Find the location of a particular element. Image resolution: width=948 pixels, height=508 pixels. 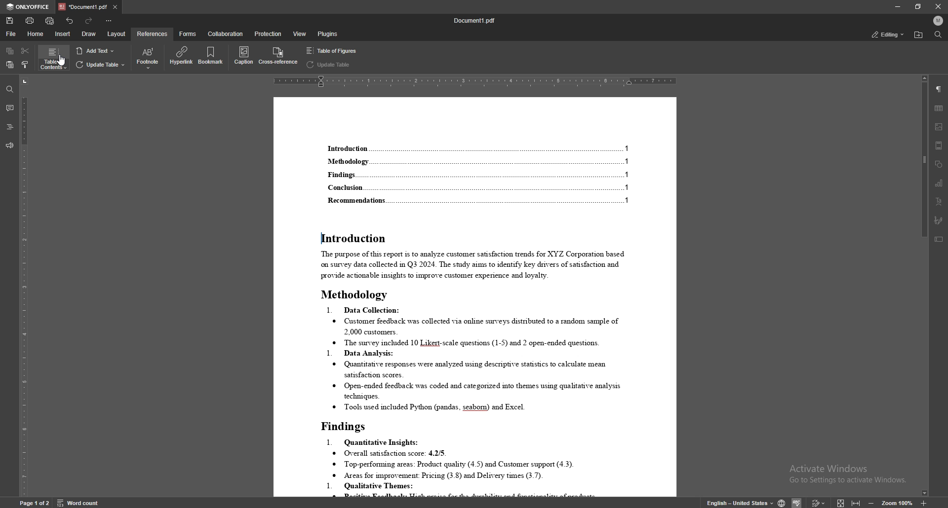

resize is located at coordinates (917, 6).